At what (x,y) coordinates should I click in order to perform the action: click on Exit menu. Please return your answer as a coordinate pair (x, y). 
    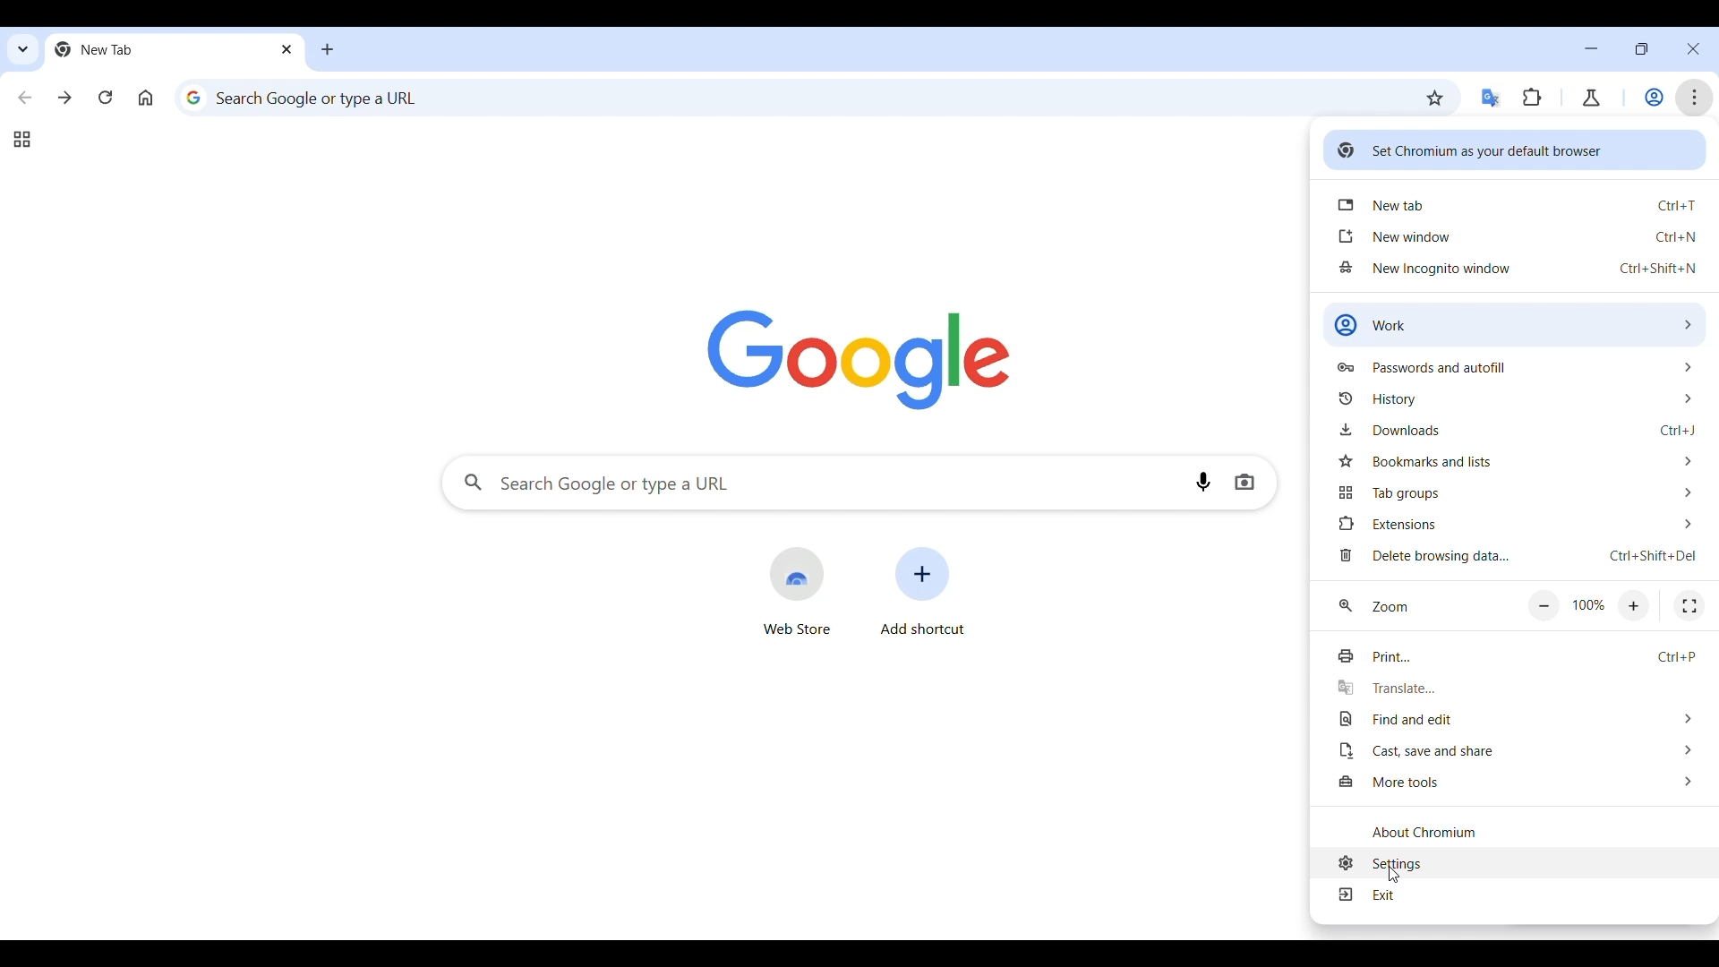
    Looking at the image, I should click on (1518, 894).